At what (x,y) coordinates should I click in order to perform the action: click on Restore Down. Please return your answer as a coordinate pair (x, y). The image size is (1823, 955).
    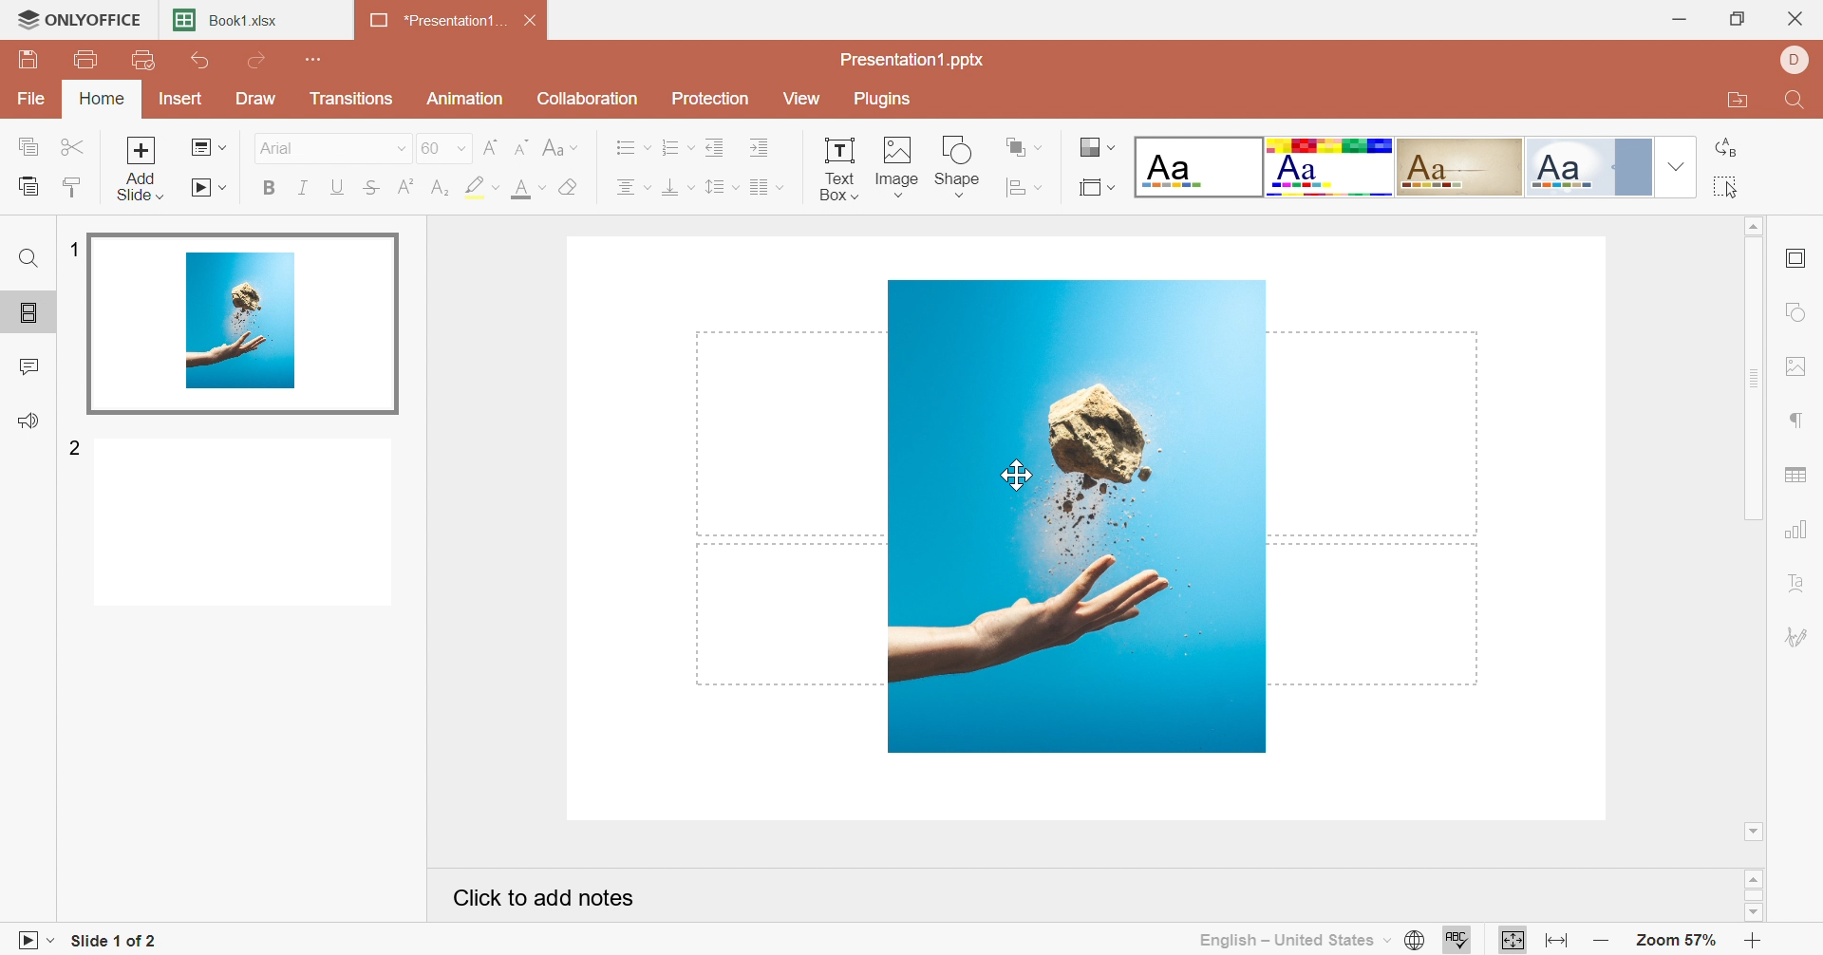
    Looking at the image, I should click on (1740, 18).